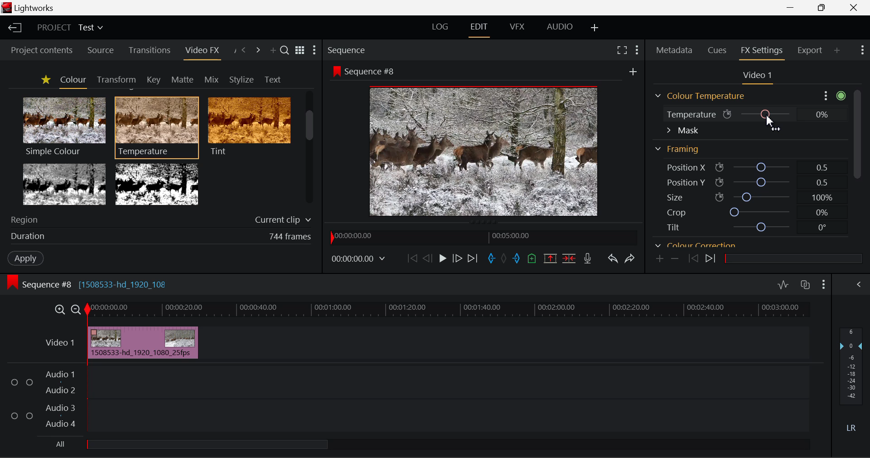 This screenshot has width=870, height=458. Describe the element at coordinates (441, 26) in the screenshot. I see `LOG Layout` at that location.